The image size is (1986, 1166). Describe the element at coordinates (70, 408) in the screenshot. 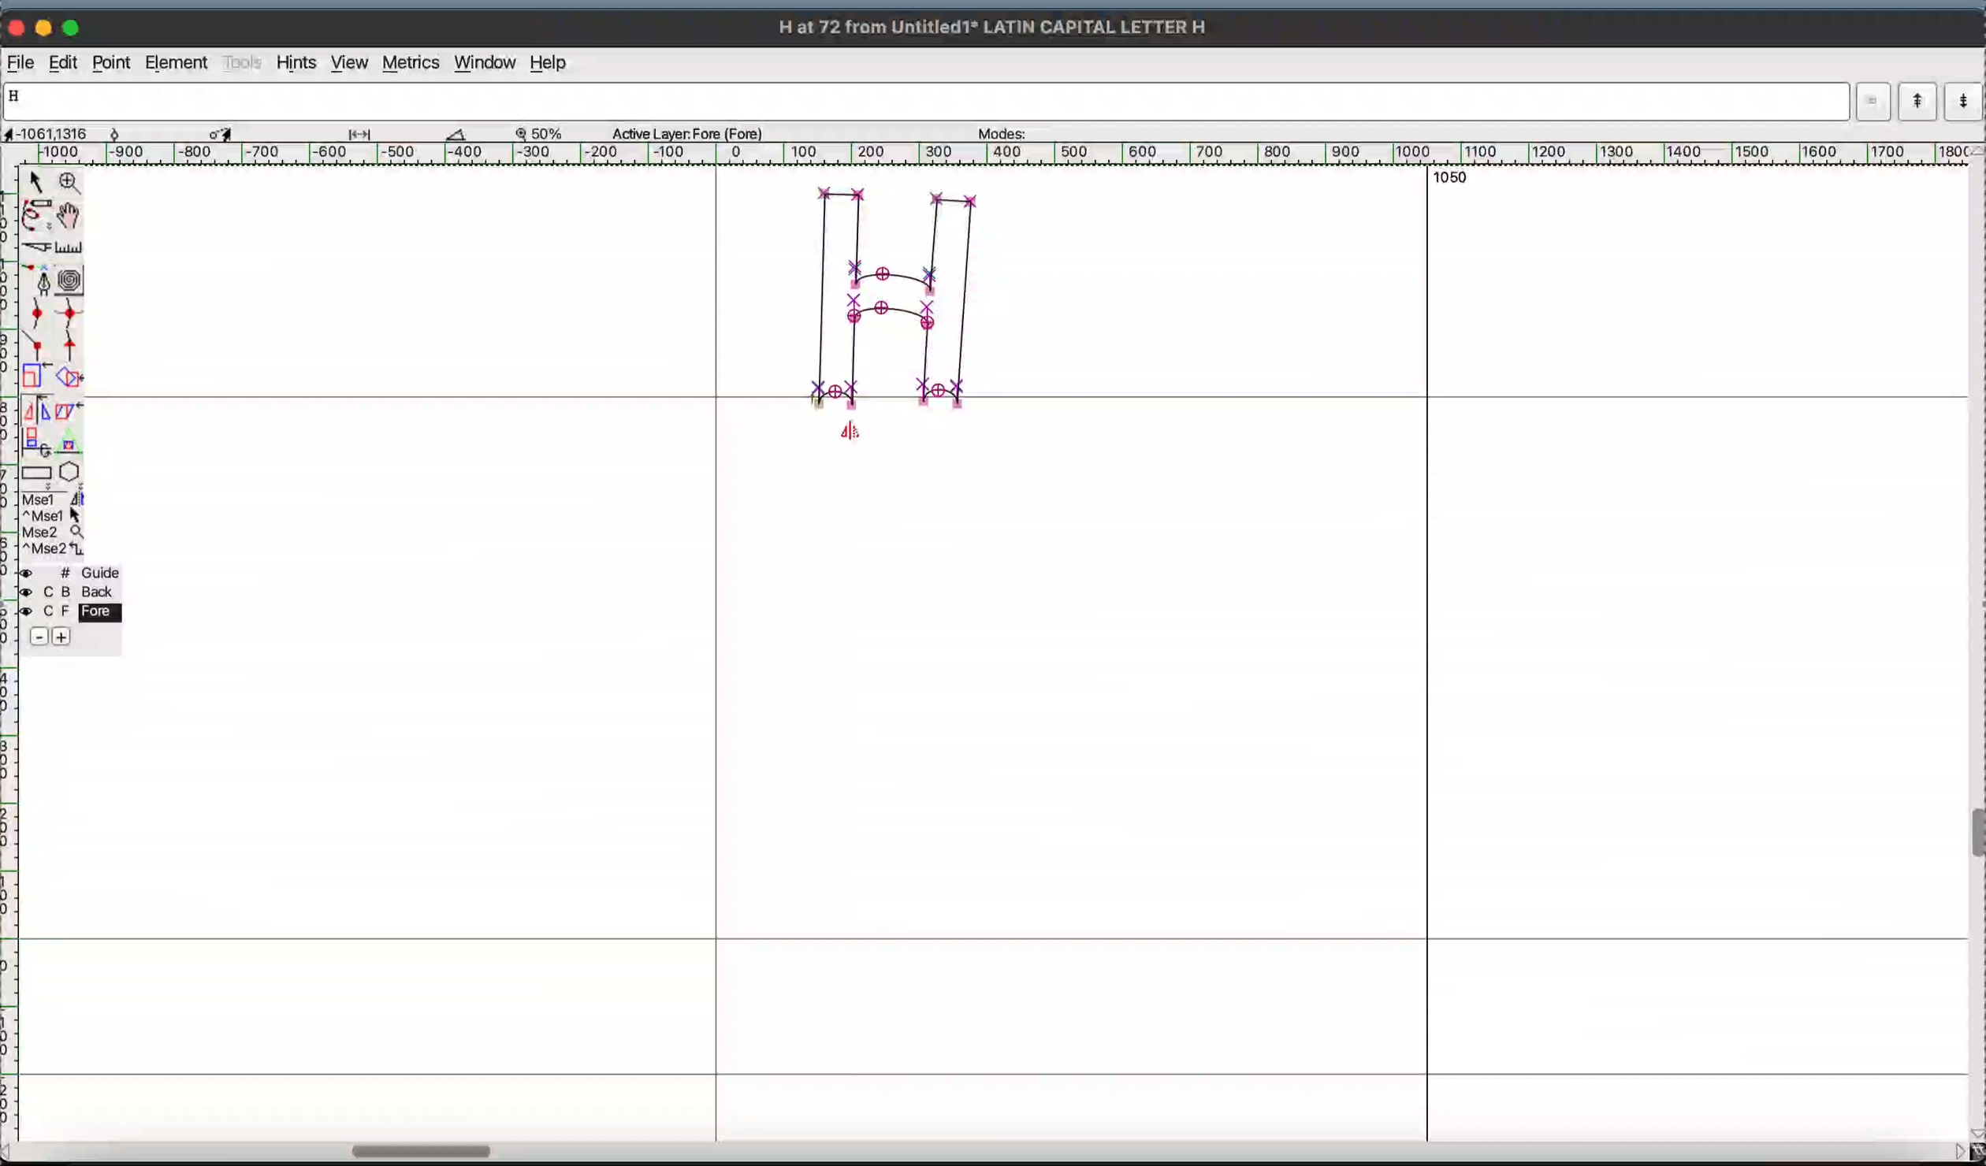

I see `skew` at that location.